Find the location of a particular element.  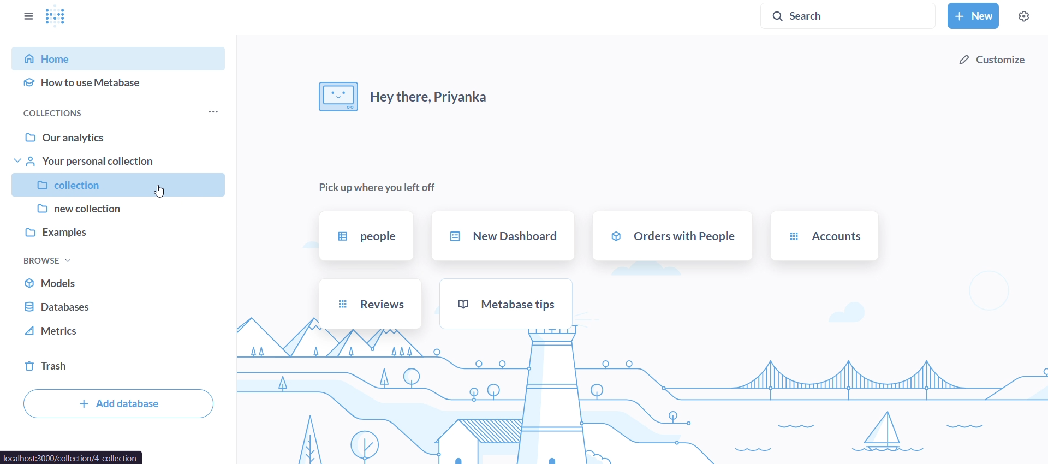

close sidebar is located at coordinates (27, 16).